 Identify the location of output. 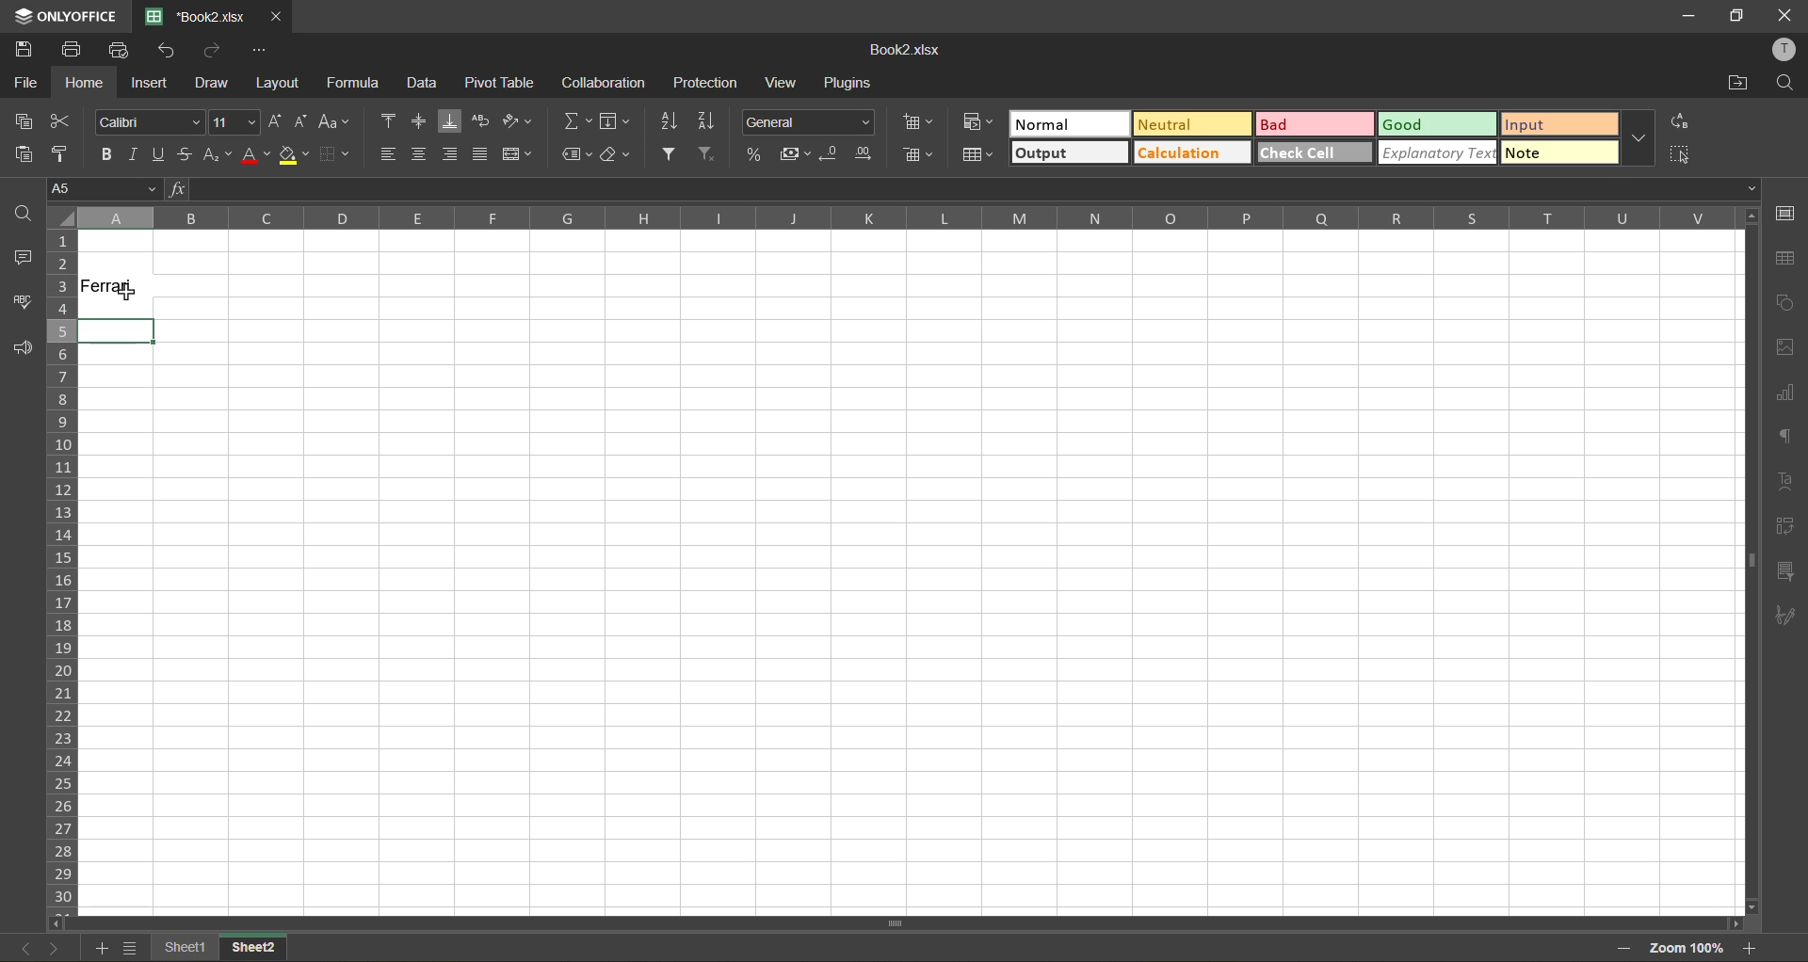
(1067, 153).